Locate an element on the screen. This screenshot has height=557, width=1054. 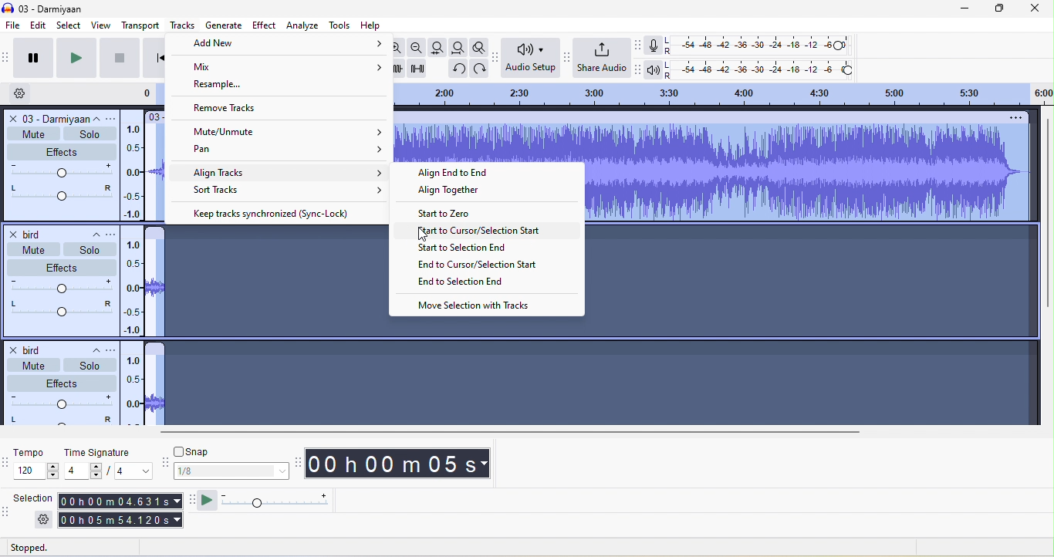
open menu is located at coordinates (115, 119).